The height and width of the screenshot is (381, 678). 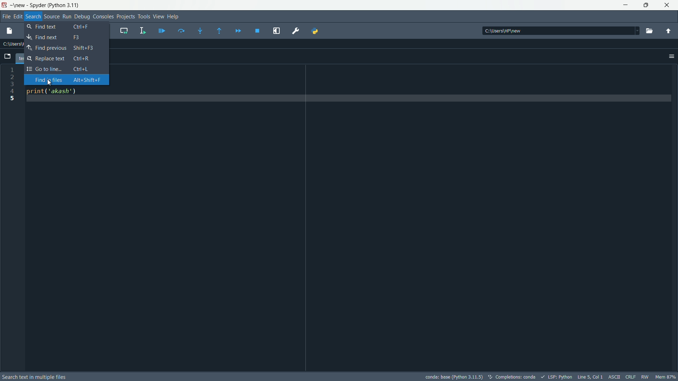 What do you see at coordinates (646, 376) in the screenshot?
I see `rw` at bounding box center [646, 376].